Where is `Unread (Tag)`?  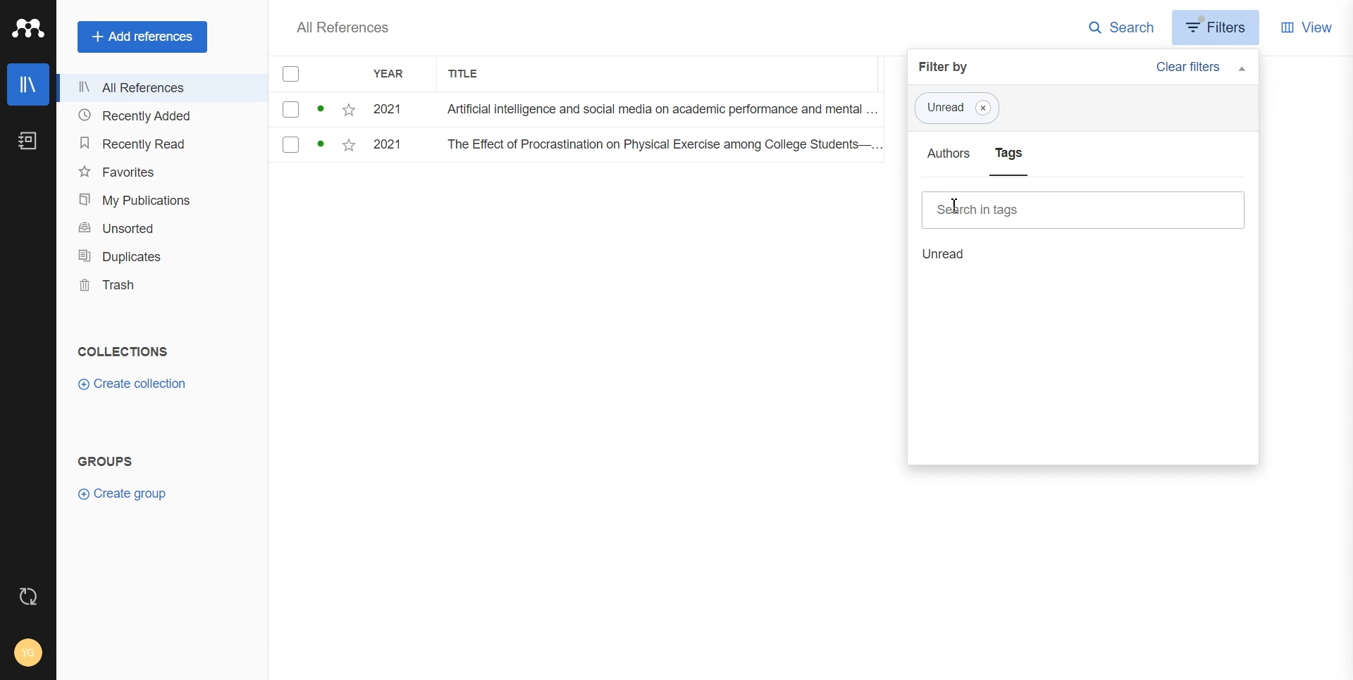
Unread (Tag) is located at coordinates (960, 108).